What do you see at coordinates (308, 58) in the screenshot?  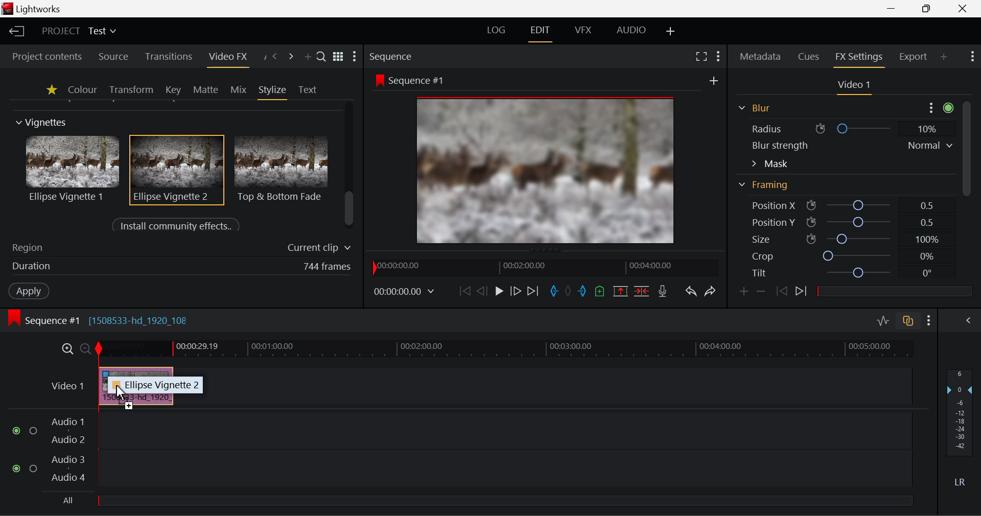 I see `Add Panel` at bounding box center [308, 58].